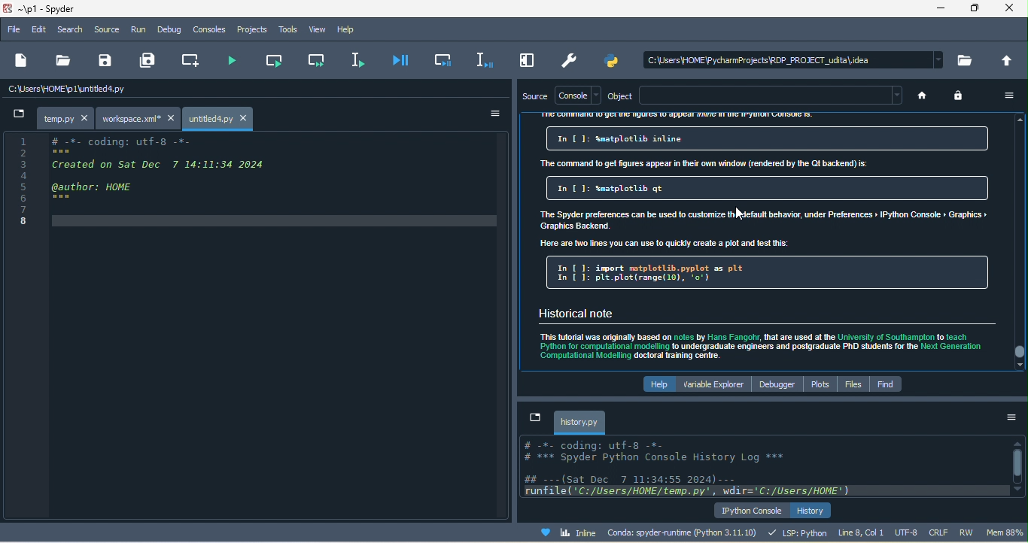  Describe the element at coordinates (617, 95) in the screenshot. I see `object` at that location.